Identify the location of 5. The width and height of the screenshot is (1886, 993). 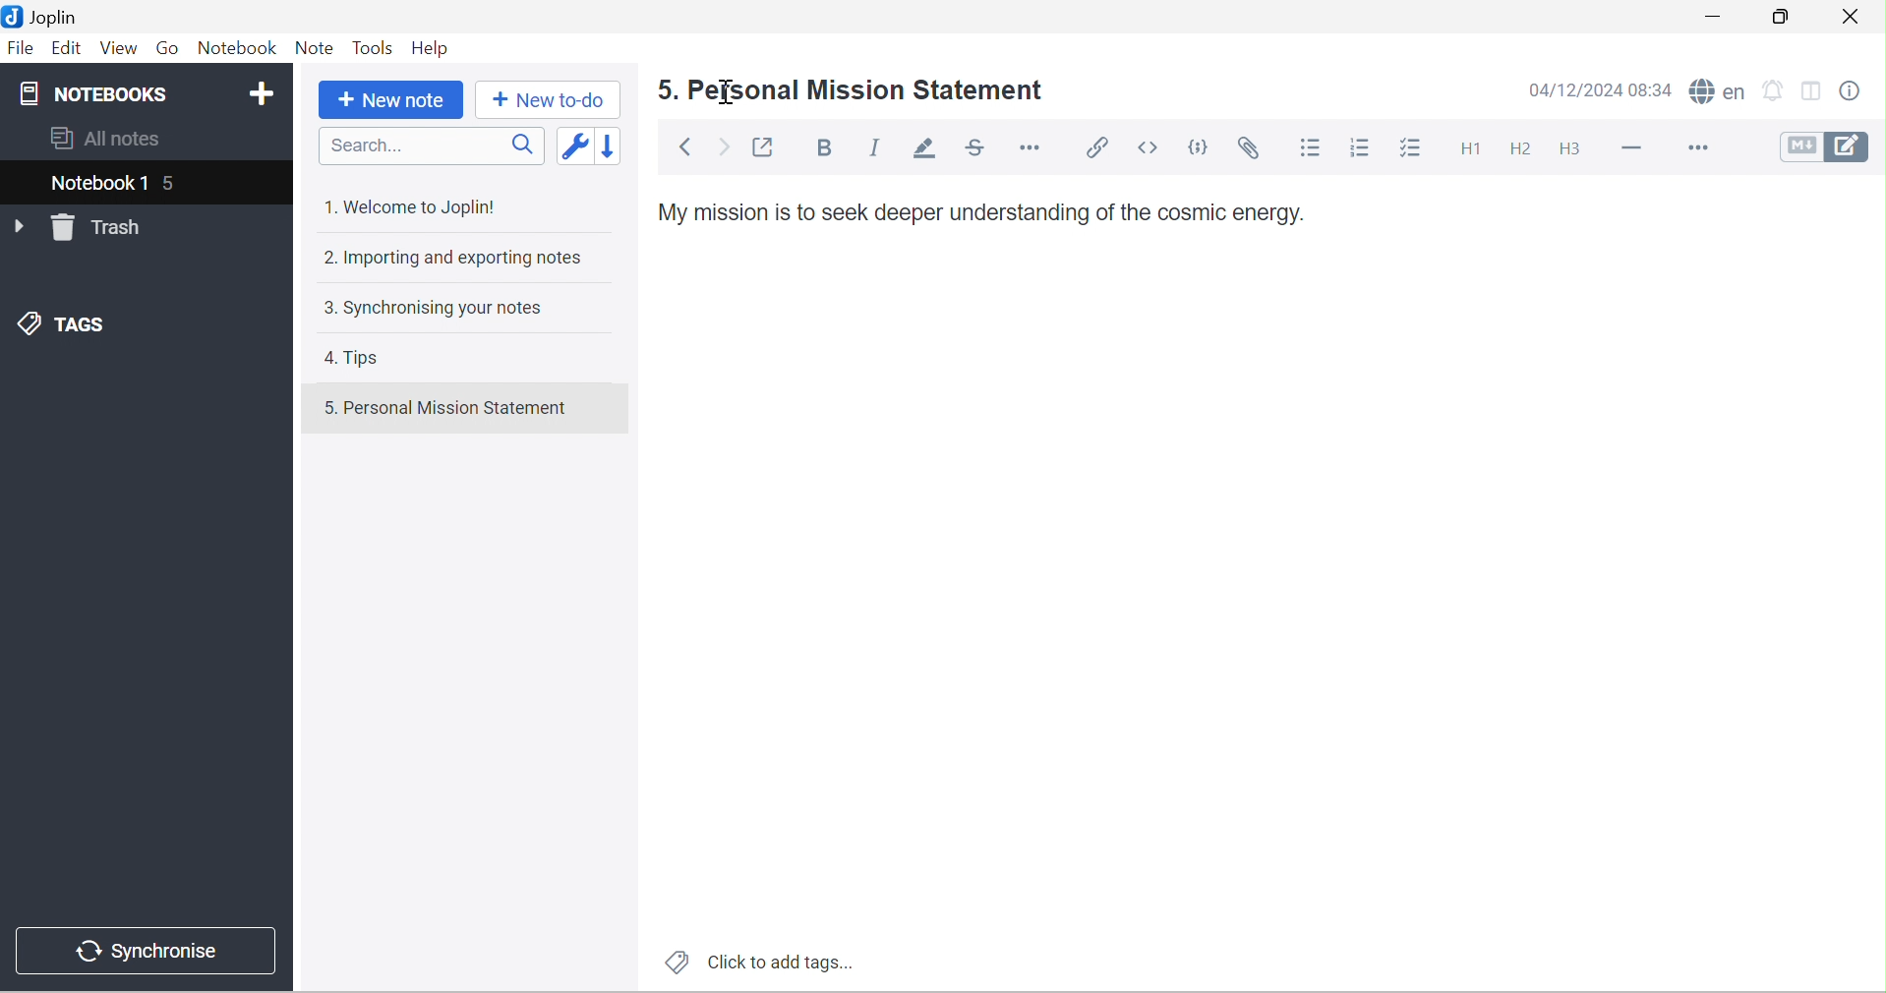
(171, 185).